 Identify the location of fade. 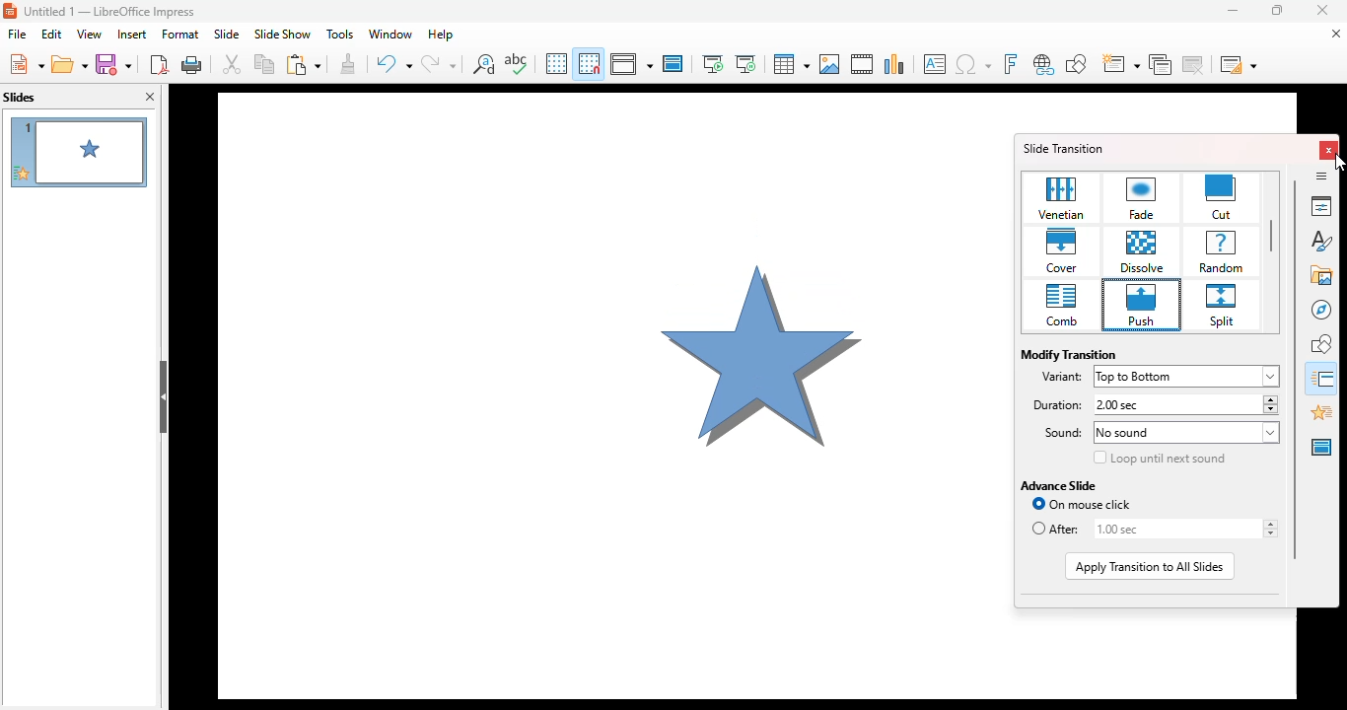
(1143, 198).